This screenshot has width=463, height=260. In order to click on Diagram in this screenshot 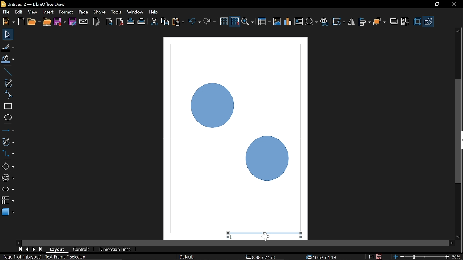, I will do `click(237, 130)`.